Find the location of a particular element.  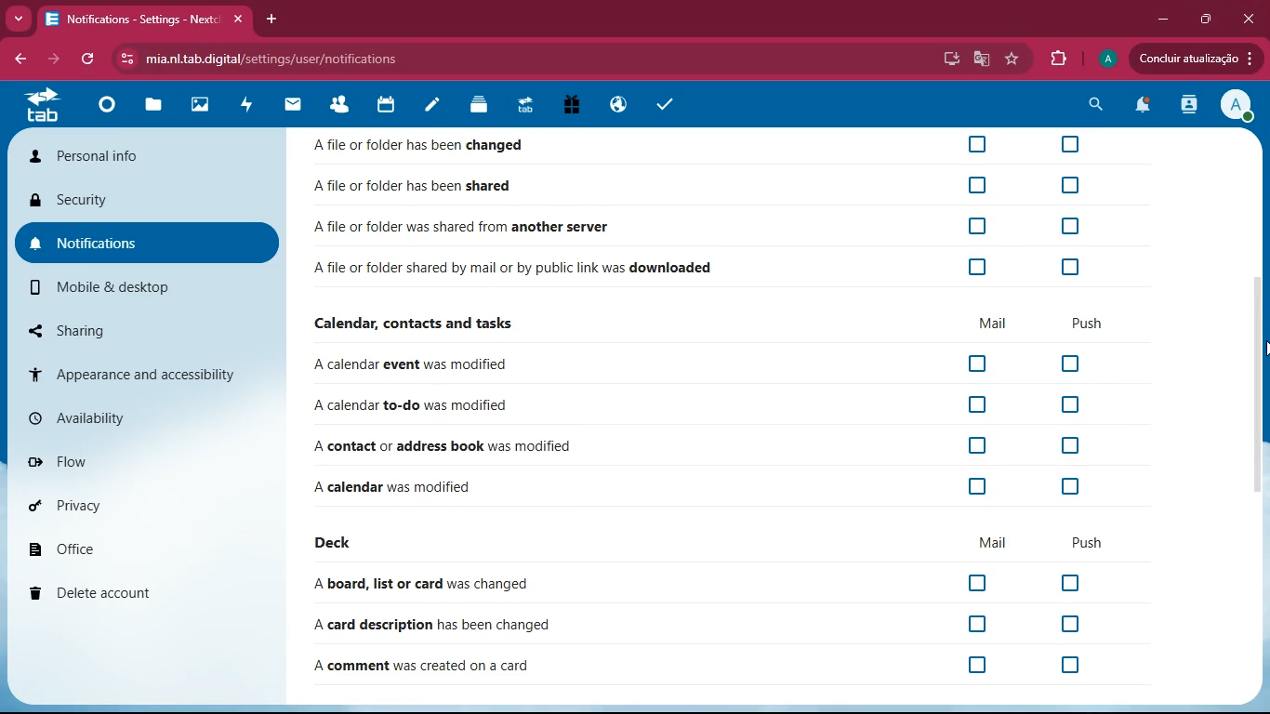

View site information is located at coordinates (128, 60).